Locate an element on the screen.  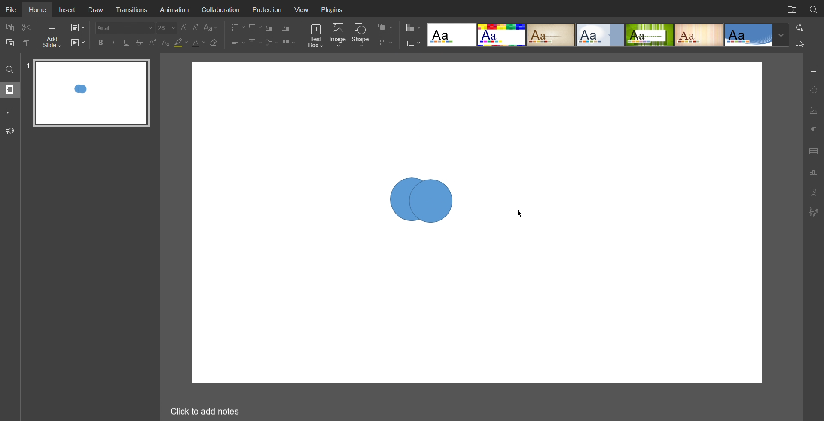
paste is located at coordinates (11, 42).